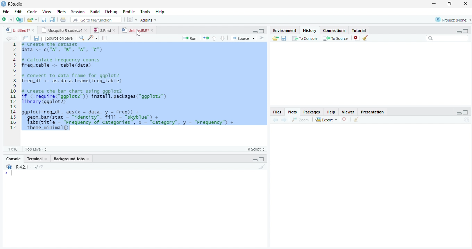  I want to click on Minimize, so click(254, 31).